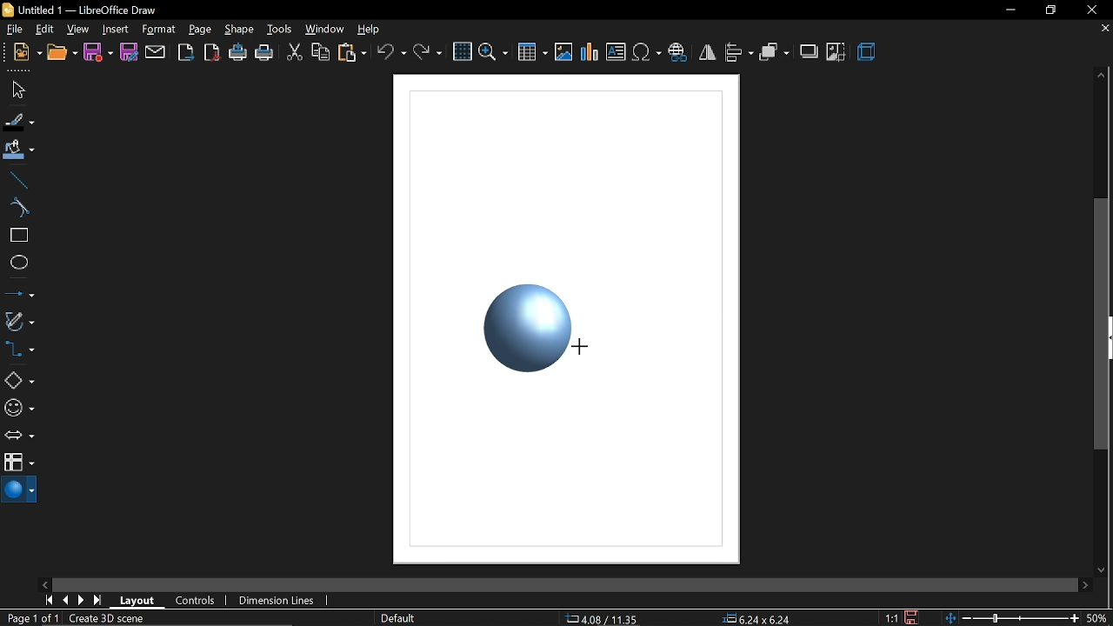  I want to click on previous page, so click(67, 600).